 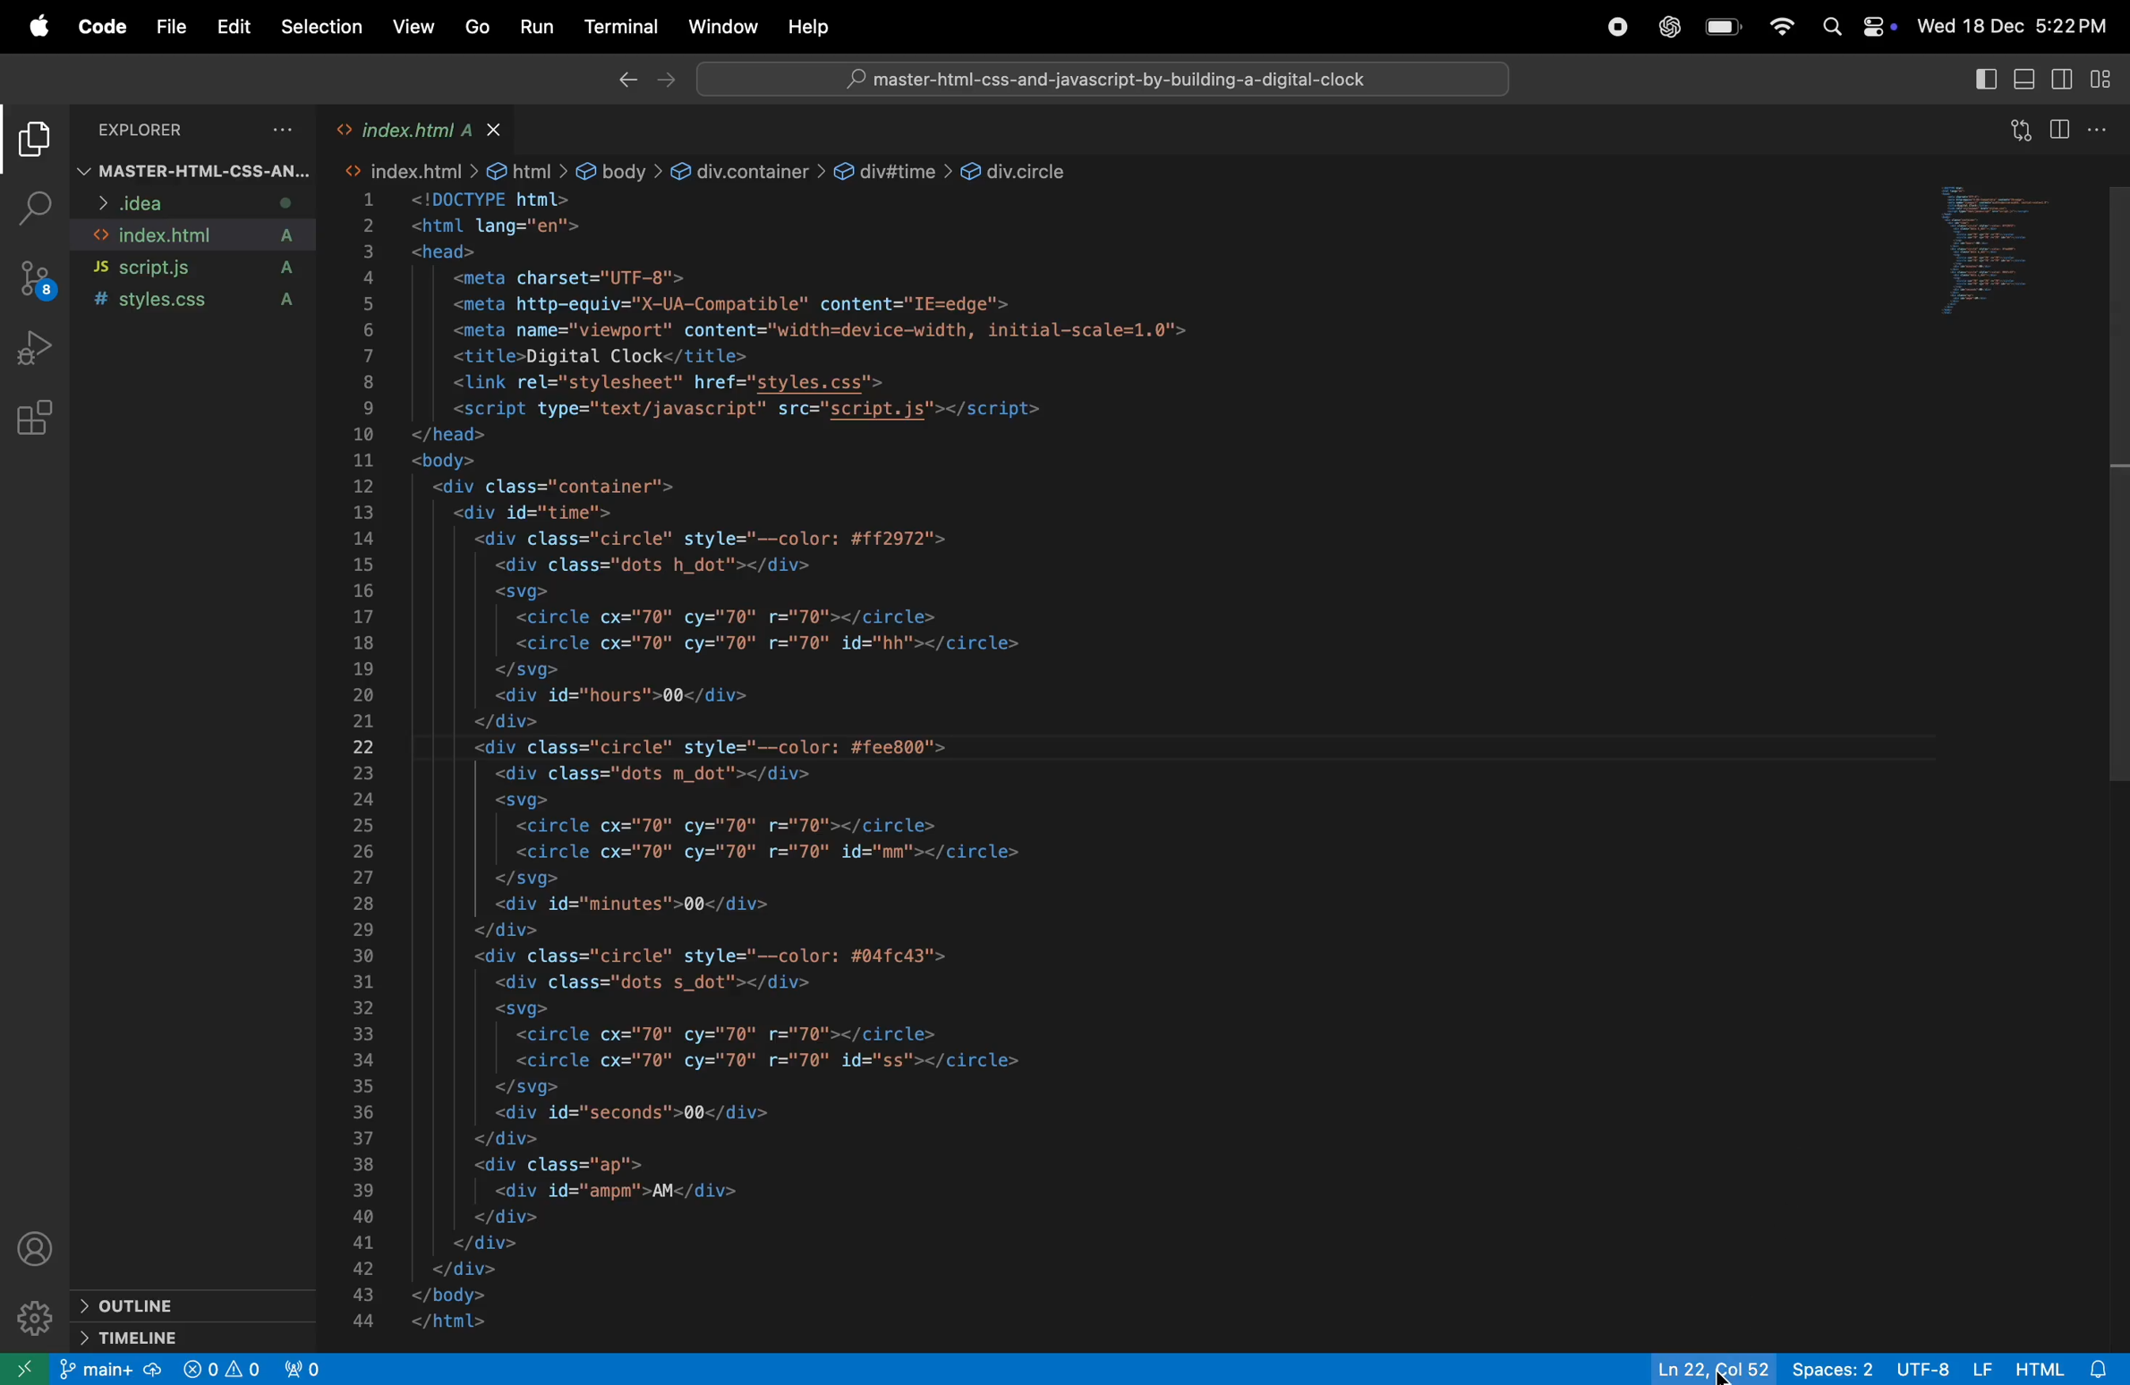 What do you see at coordinates (102, 25) in the screenshot?
I see `code` at bounding box center [102, 25].